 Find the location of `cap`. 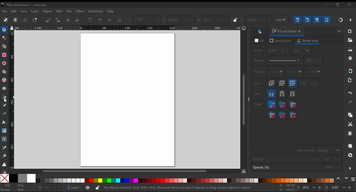

cap is located at coordinates (258, 94).